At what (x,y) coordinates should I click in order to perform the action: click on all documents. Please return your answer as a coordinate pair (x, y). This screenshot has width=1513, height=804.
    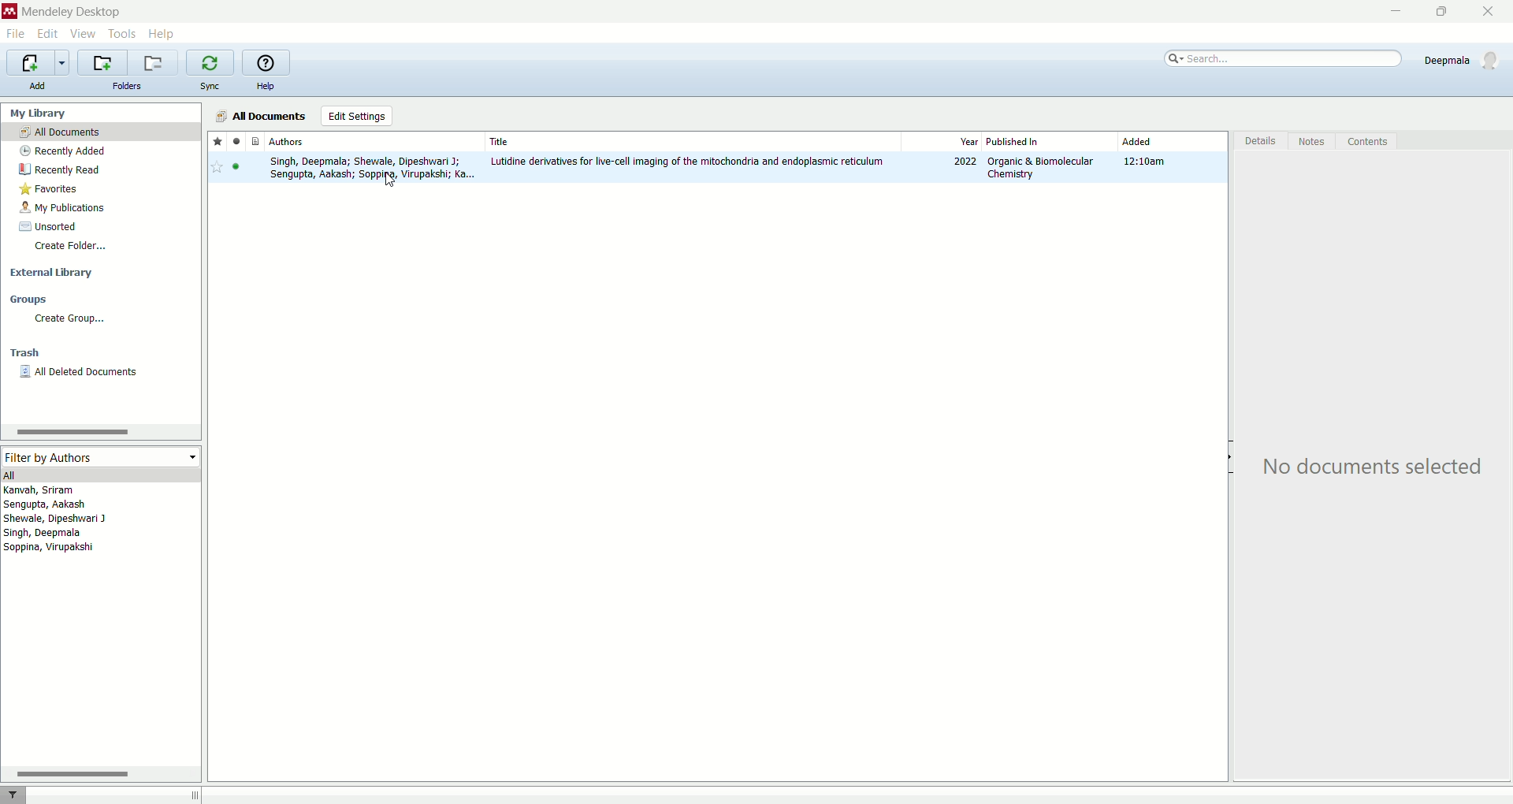
    Looking at the image, I should click on (100, 131).